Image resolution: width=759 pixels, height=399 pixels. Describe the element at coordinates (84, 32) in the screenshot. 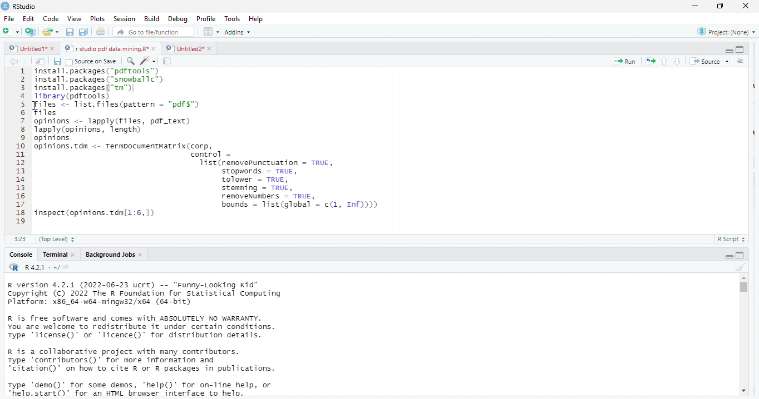

I see `save all open documents` at that location.